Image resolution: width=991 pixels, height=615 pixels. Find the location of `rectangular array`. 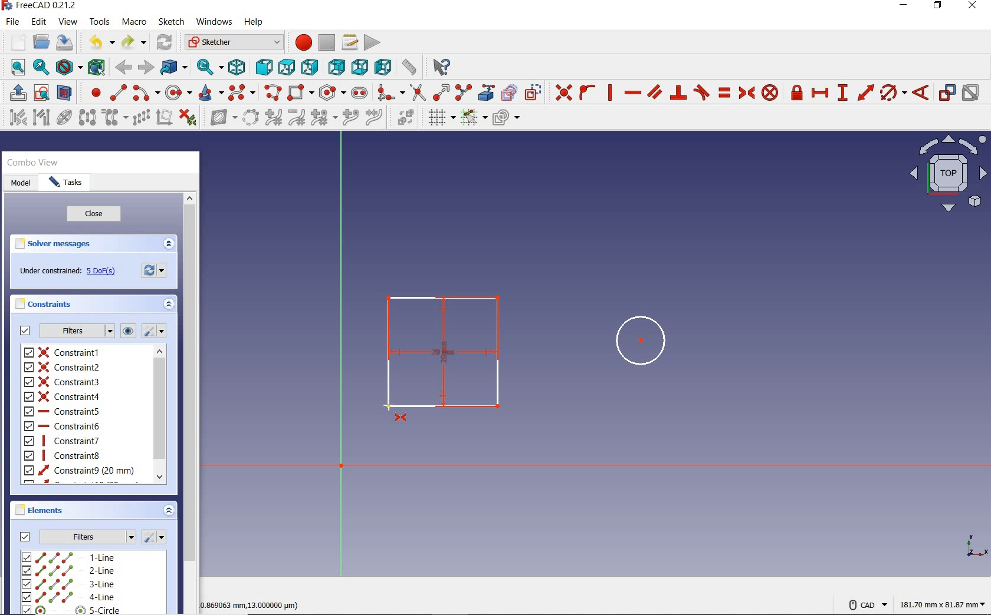

rectangular array is located at coordinates (142, 118).